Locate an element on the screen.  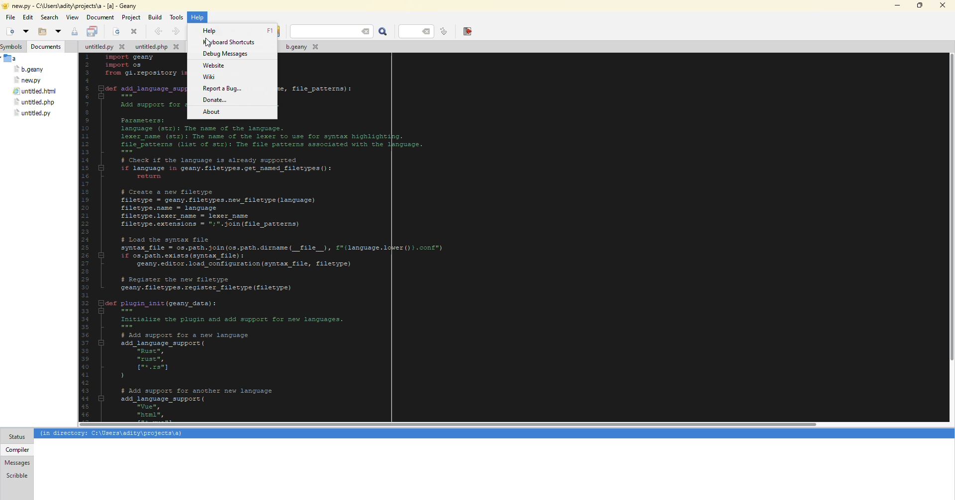
maximize is located at coordinates (918, 5).